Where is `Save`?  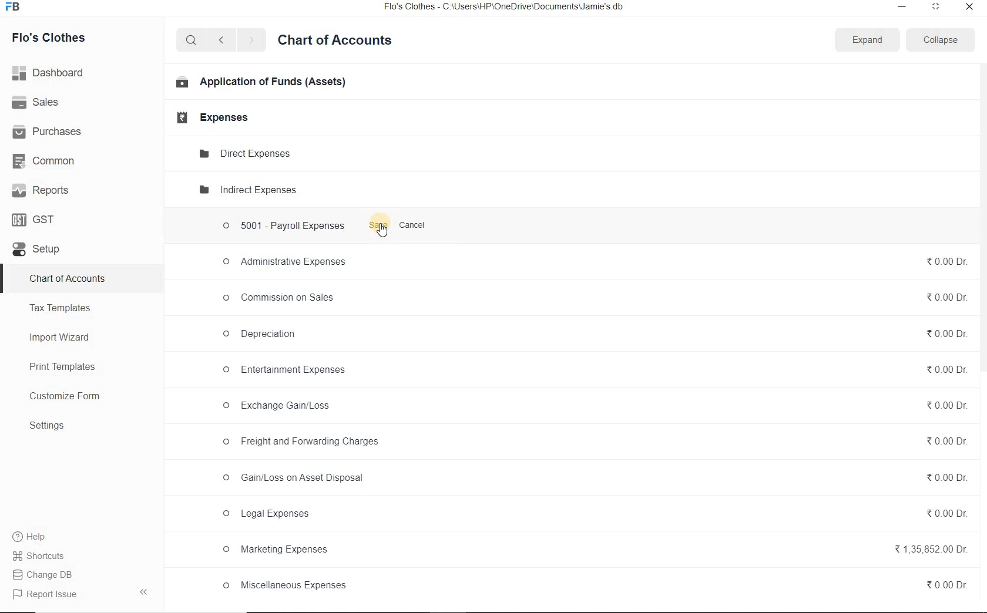
Save is located at coordinates (376, 227).